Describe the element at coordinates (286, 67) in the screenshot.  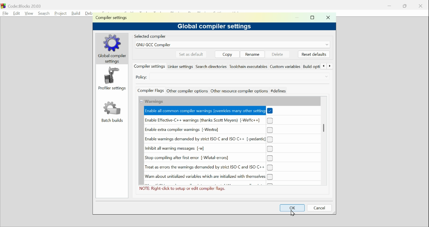
I see `Custom variables` at that location.